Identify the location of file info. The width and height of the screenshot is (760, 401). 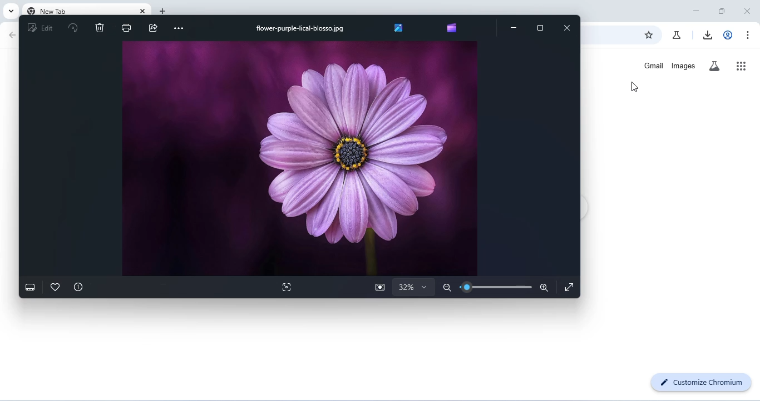
(80, 288).